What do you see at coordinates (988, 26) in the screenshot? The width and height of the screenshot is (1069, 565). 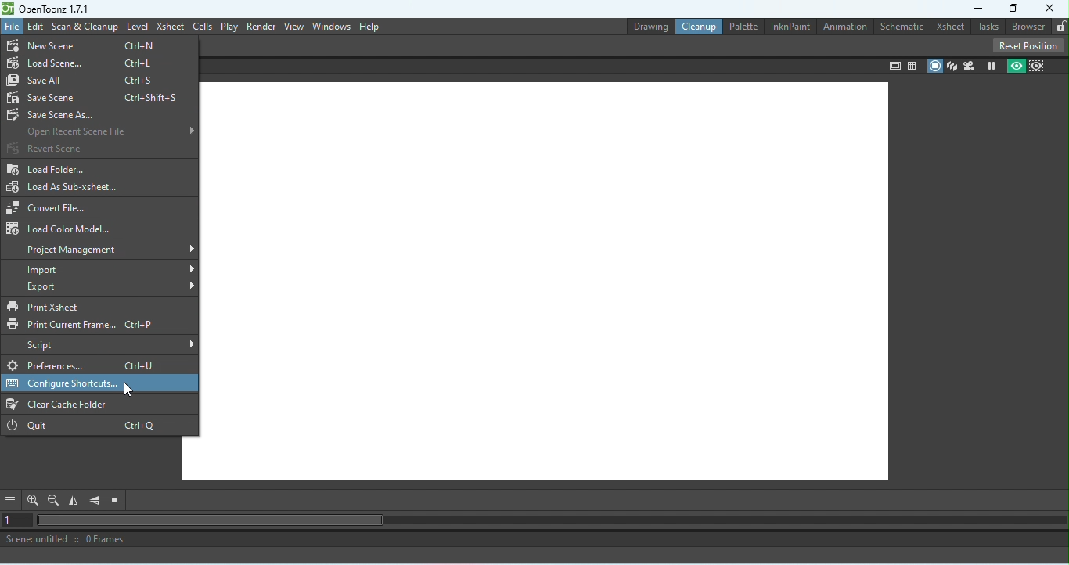 I see `Tasks` at bounding box center [988, 26].